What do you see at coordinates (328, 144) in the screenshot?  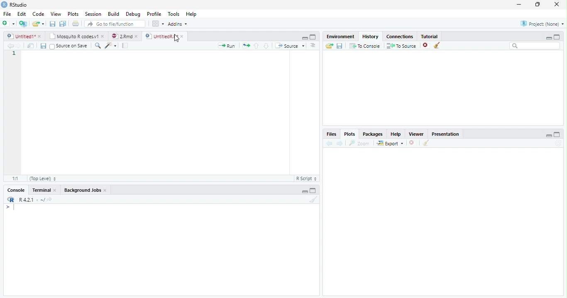 I see `back` at bounding box center [328, 144].